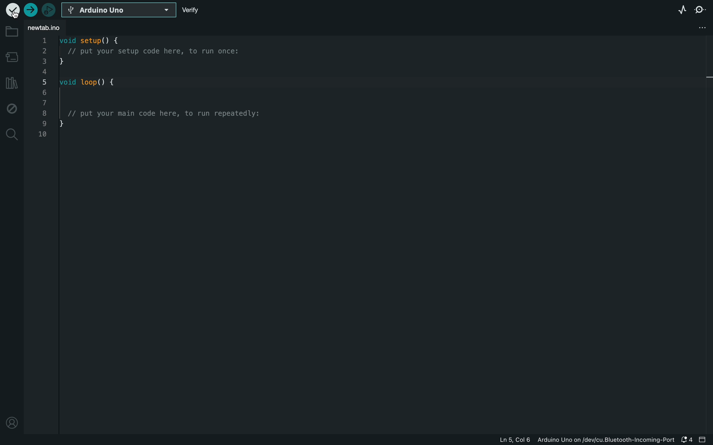 The height and width of the screenshot is (445, 713). I want to click on debug, so click(10, 107).